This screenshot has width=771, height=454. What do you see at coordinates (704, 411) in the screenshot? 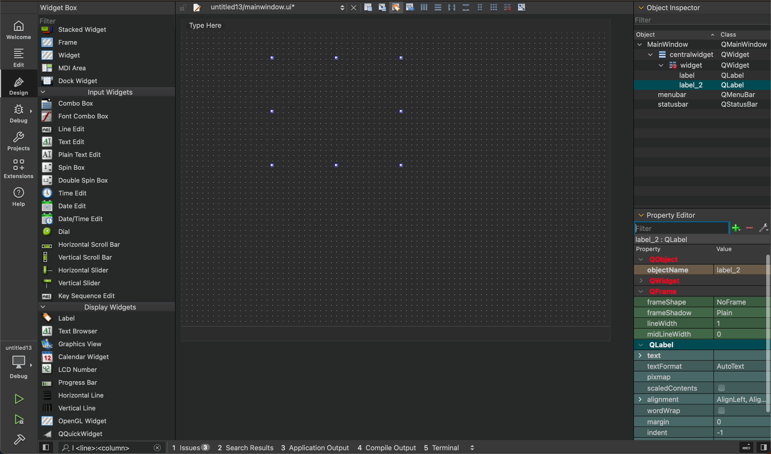
I see `` at bounding box center [704, 411].